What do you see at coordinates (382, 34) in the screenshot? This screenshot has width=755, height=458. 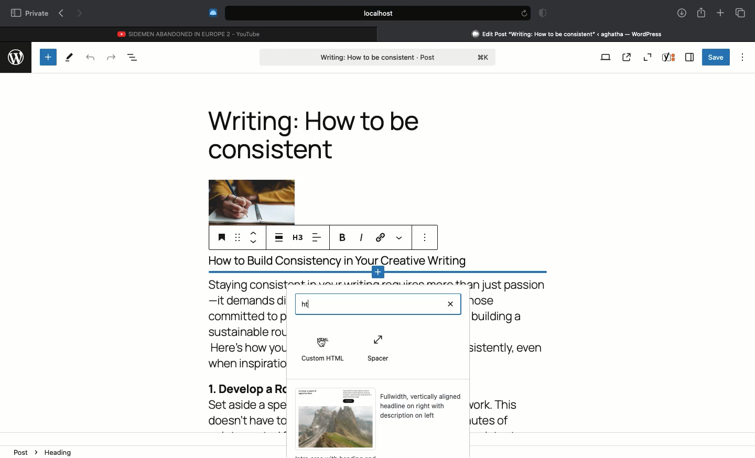 I see `close` at bounding box center [382, 34].